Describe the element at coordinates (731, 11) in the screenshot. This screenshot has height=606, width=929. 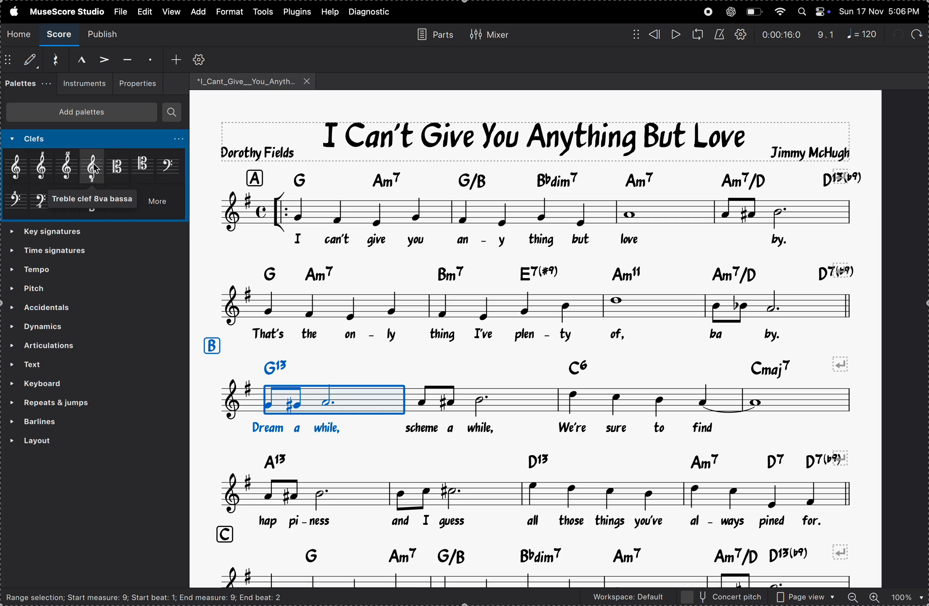
I see `chatgpt` at that location.